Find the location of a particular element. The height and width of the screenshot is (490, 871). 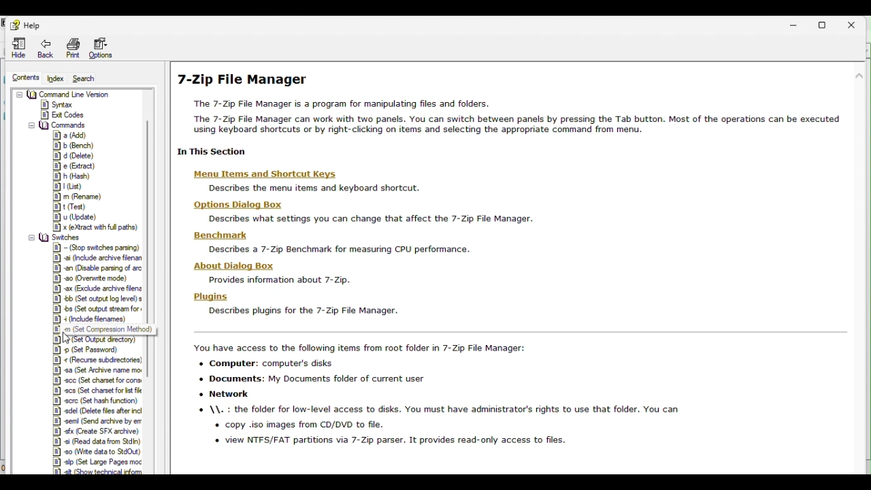

seml is located at coordinates (97, 422).